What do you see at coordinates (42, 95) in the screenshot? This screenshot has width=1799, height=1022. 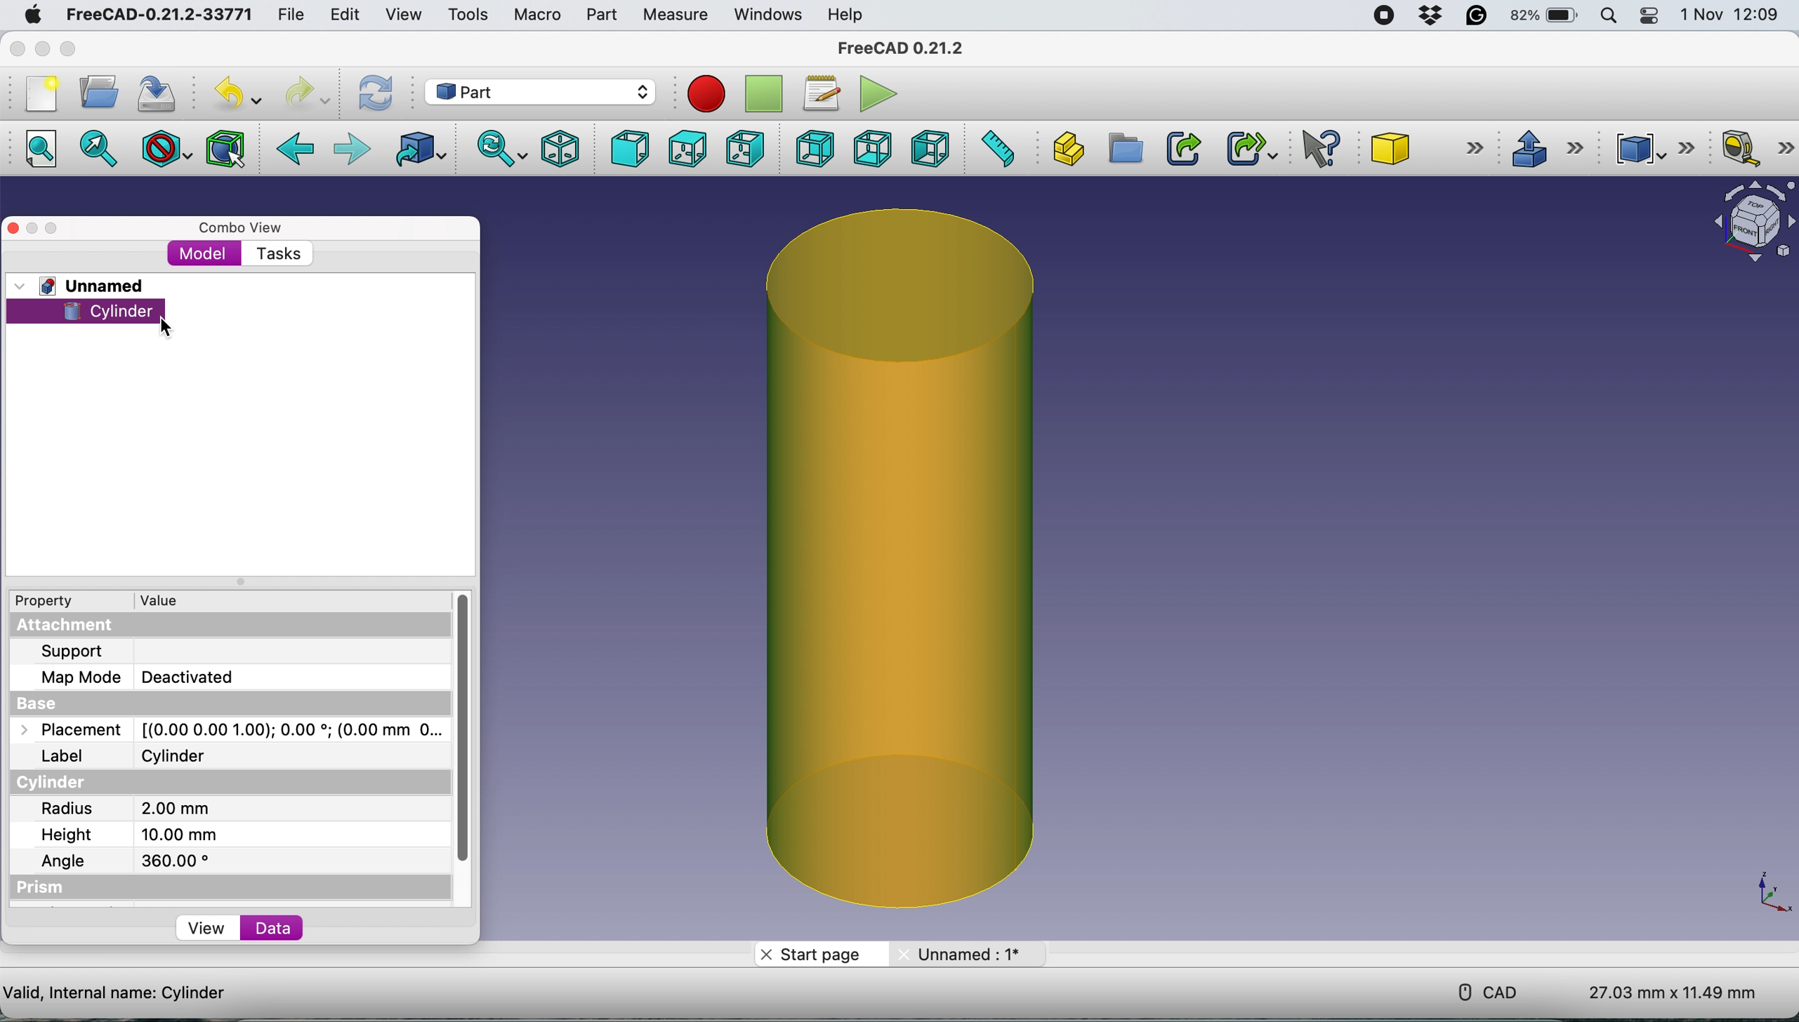 I see `new` at bounding box center [42, 95].